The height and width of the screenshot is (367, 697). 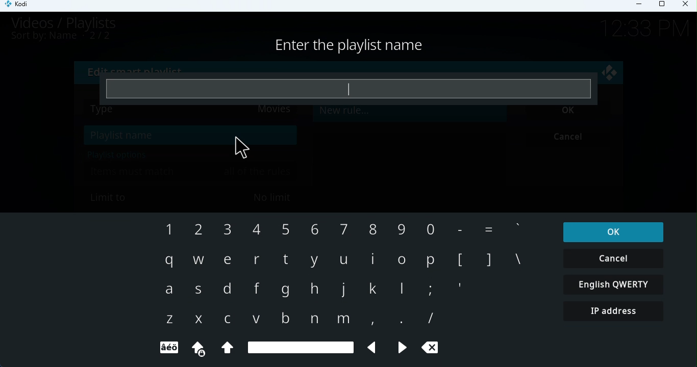 What do you see at coordinates (640, 5) in the screenshot?
I see `Minimize` at bounding box center [640, 5].